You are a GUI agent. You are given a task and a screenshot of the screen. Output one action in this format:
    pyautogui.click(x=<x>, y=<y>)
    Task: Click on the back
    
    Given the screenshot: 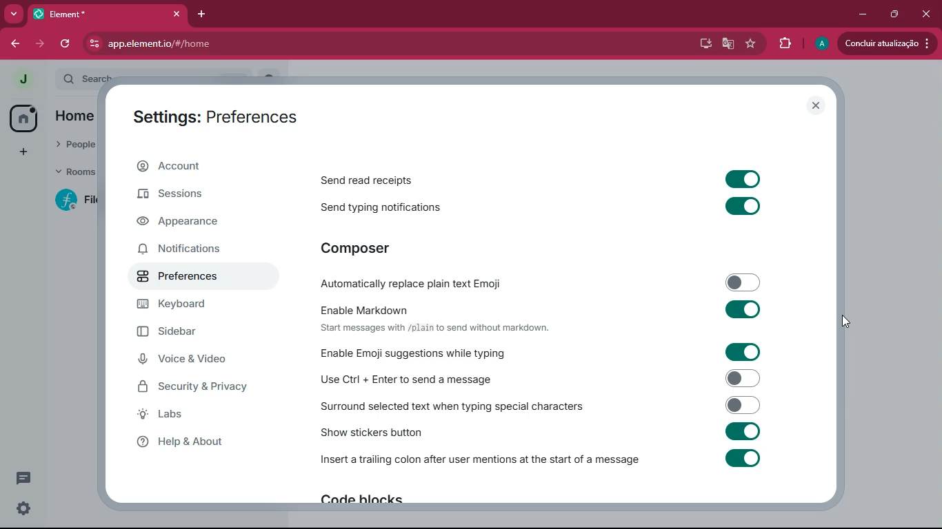 What is the action you would take?
    pyautogui.click(x=17, y=44)
    